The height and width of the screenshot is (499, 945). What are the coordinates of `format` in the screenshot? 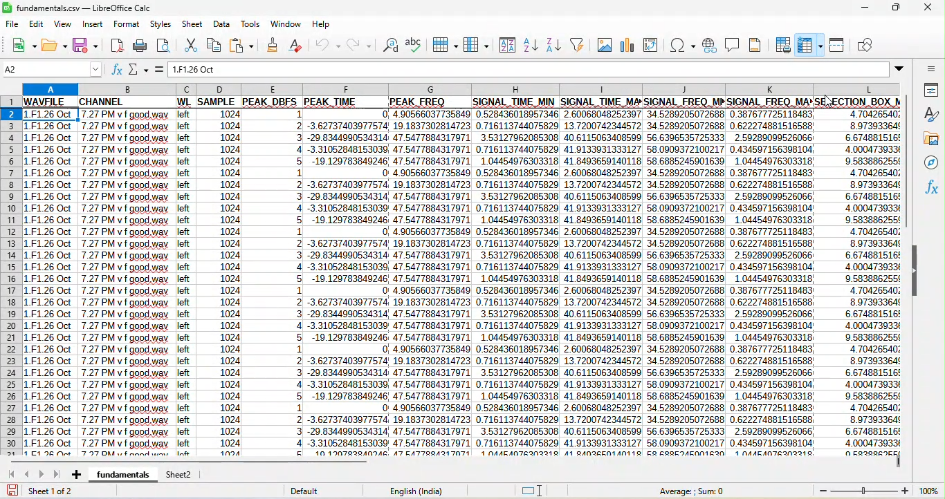 It's located at (126, 25).